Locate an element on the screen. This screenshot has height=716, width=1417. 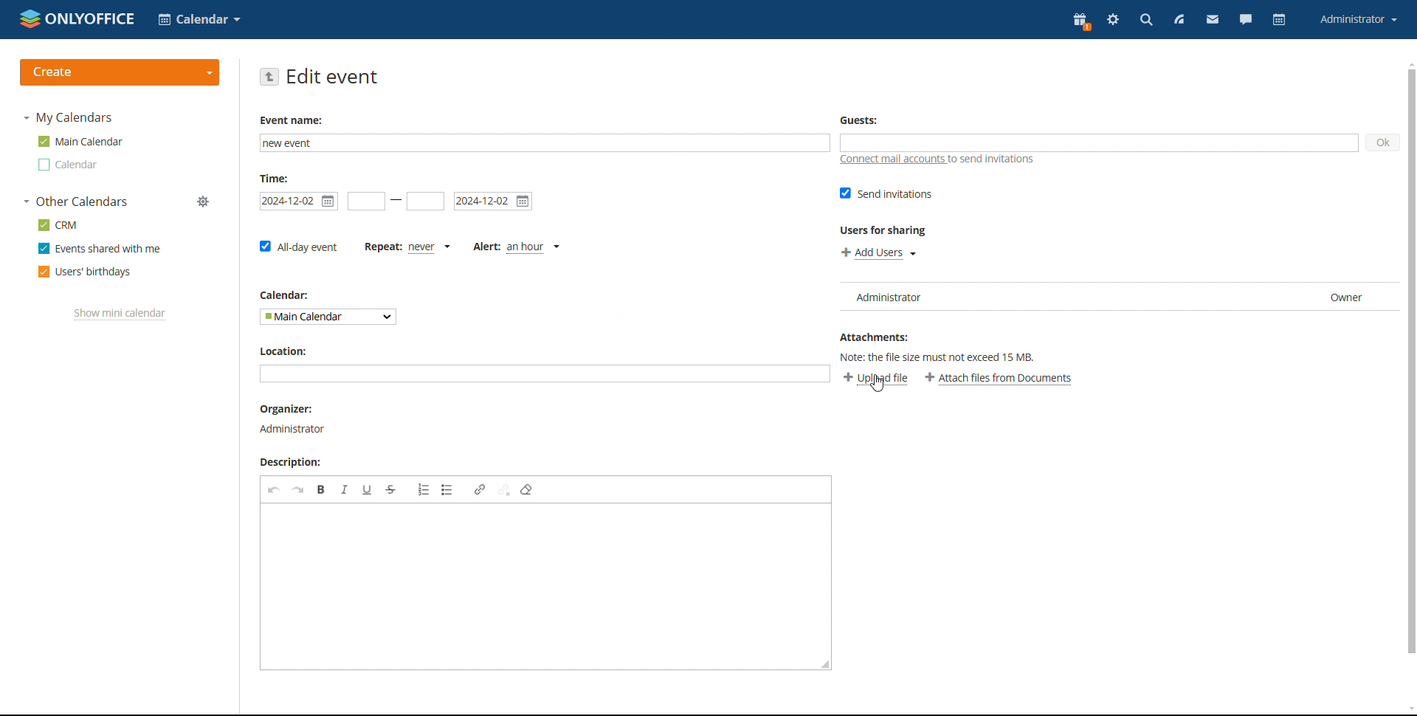
settings is located at coordinates (1114, 21).